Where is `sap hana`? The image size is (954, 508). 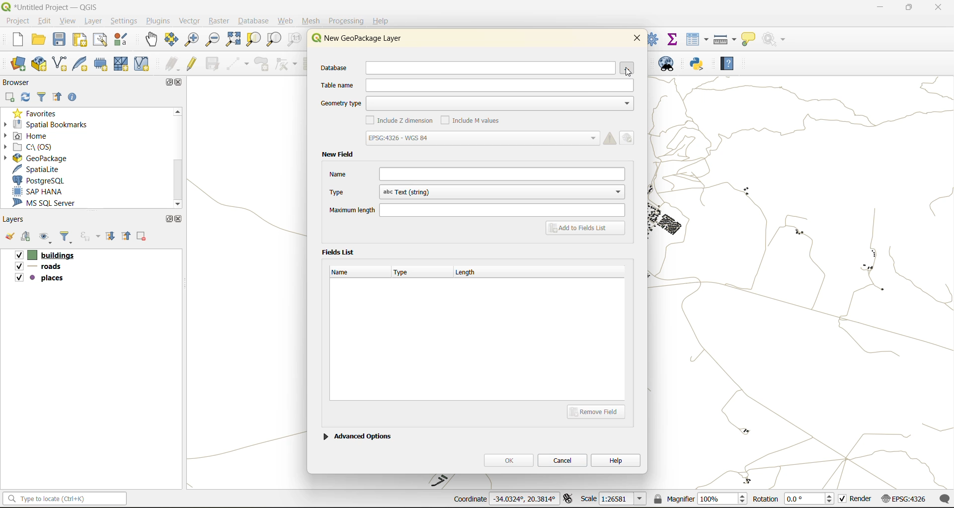 sap hana is located at coordinates (47, 192).